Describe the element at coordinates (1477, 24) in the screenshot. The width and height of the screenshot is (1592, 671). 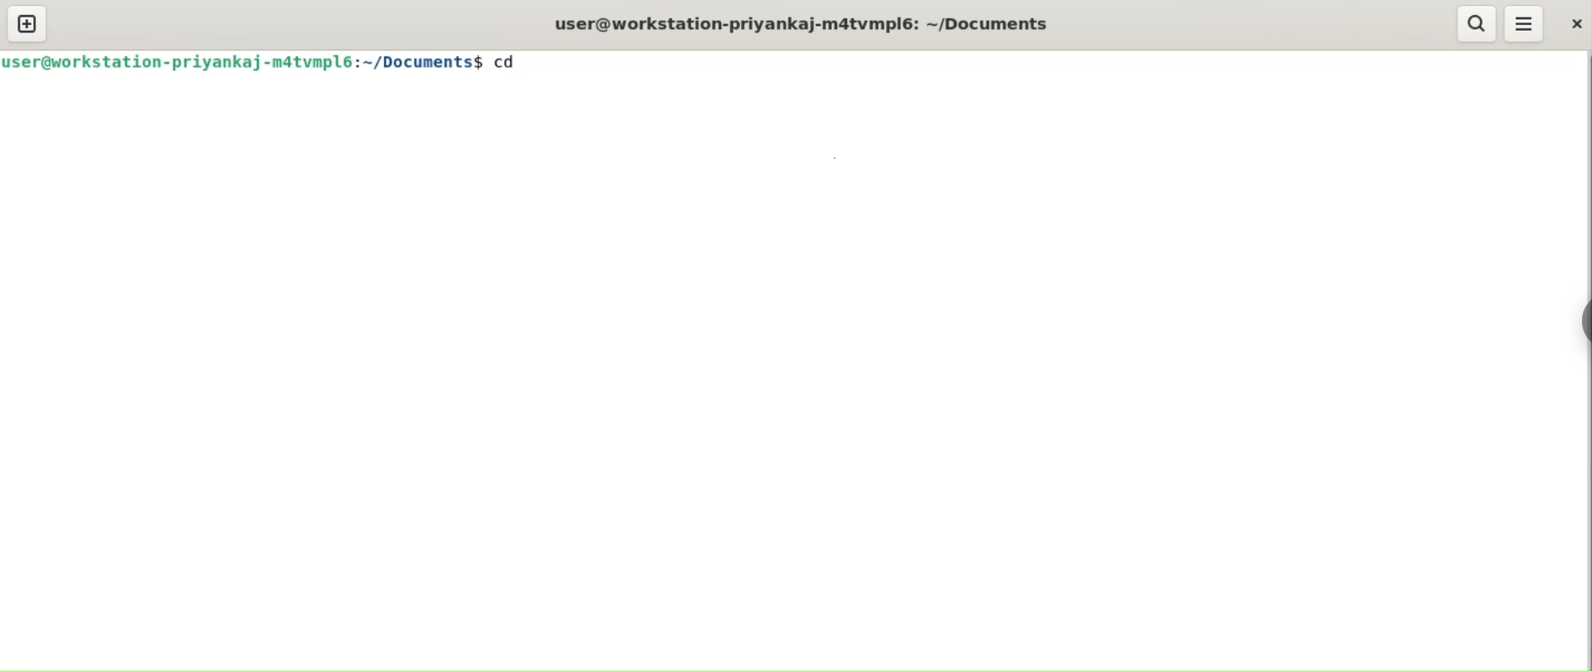
I see `search` at that location.